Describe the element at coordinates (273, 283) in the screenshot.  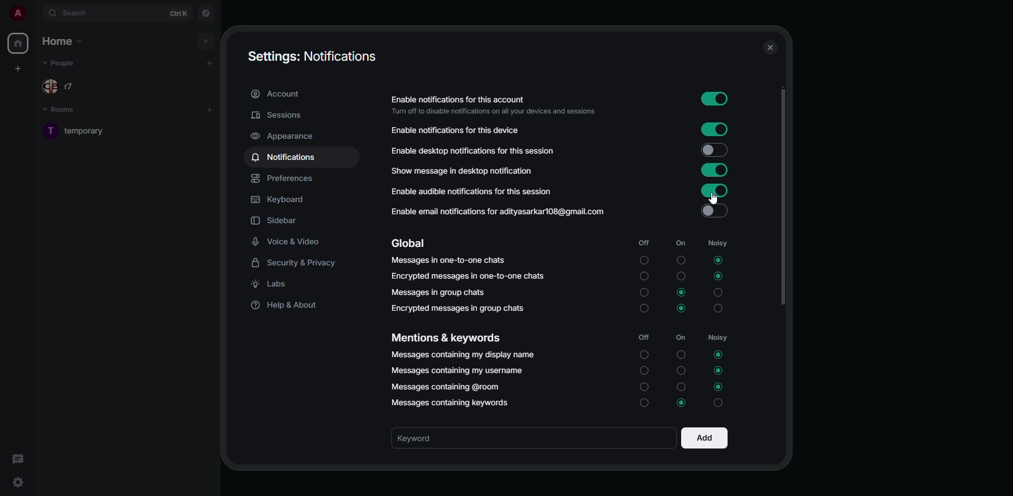
I see `labs` at that location.